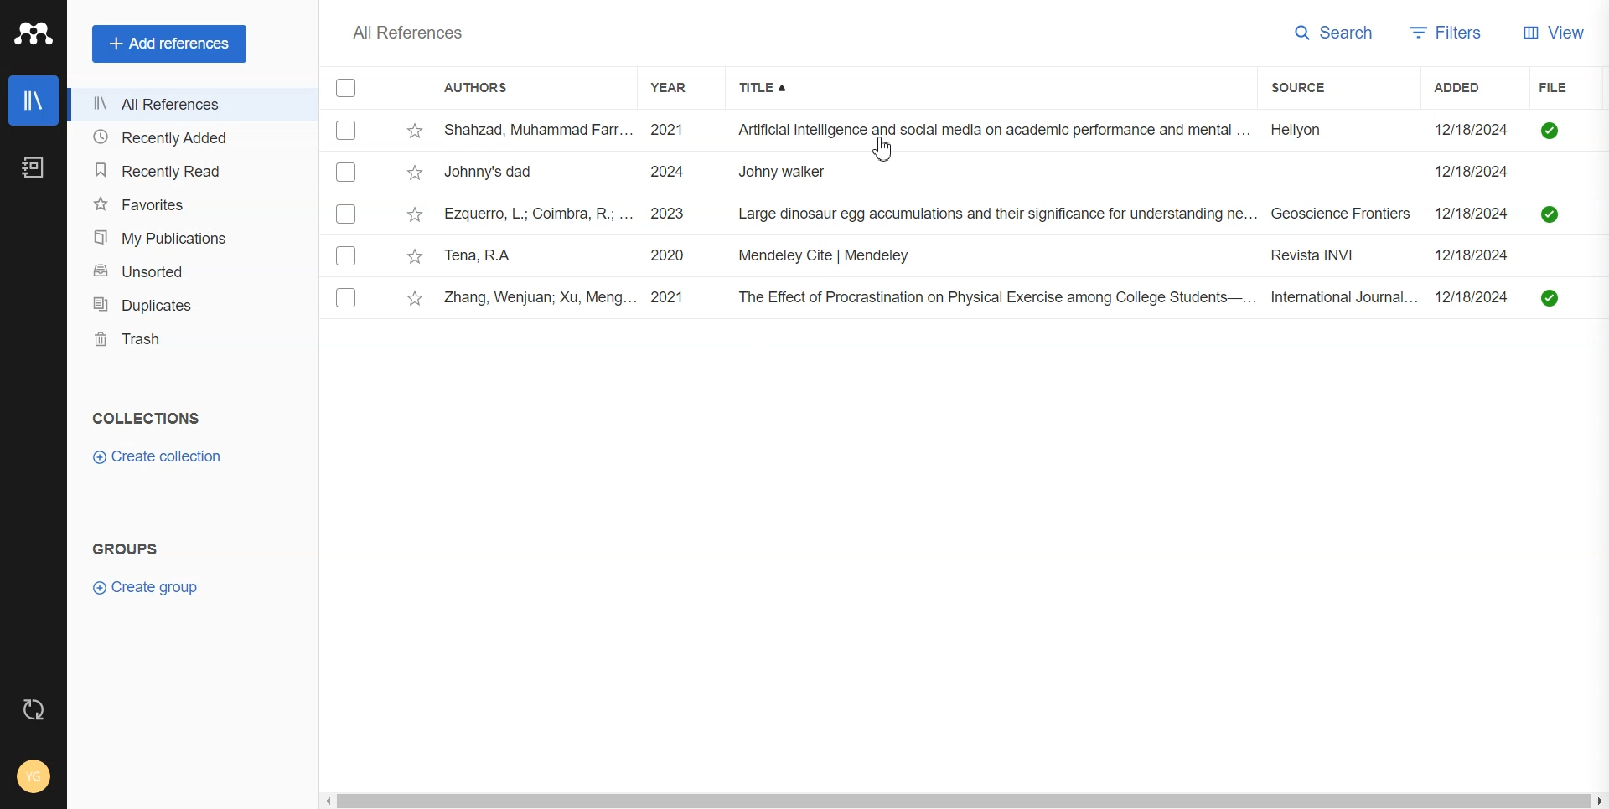  I want to click on tv Ezquerro, L.; Coimbra, R.; ... 2023 Large dinosaur egg accumulations and their significance for understanding ne... Geoscience Frontiers ~~ 12/18/2024, so click(978, 214).